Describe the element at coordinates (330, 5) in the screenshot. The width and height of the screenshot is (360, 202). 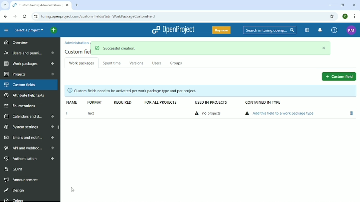
I see `Minimize` at that location.